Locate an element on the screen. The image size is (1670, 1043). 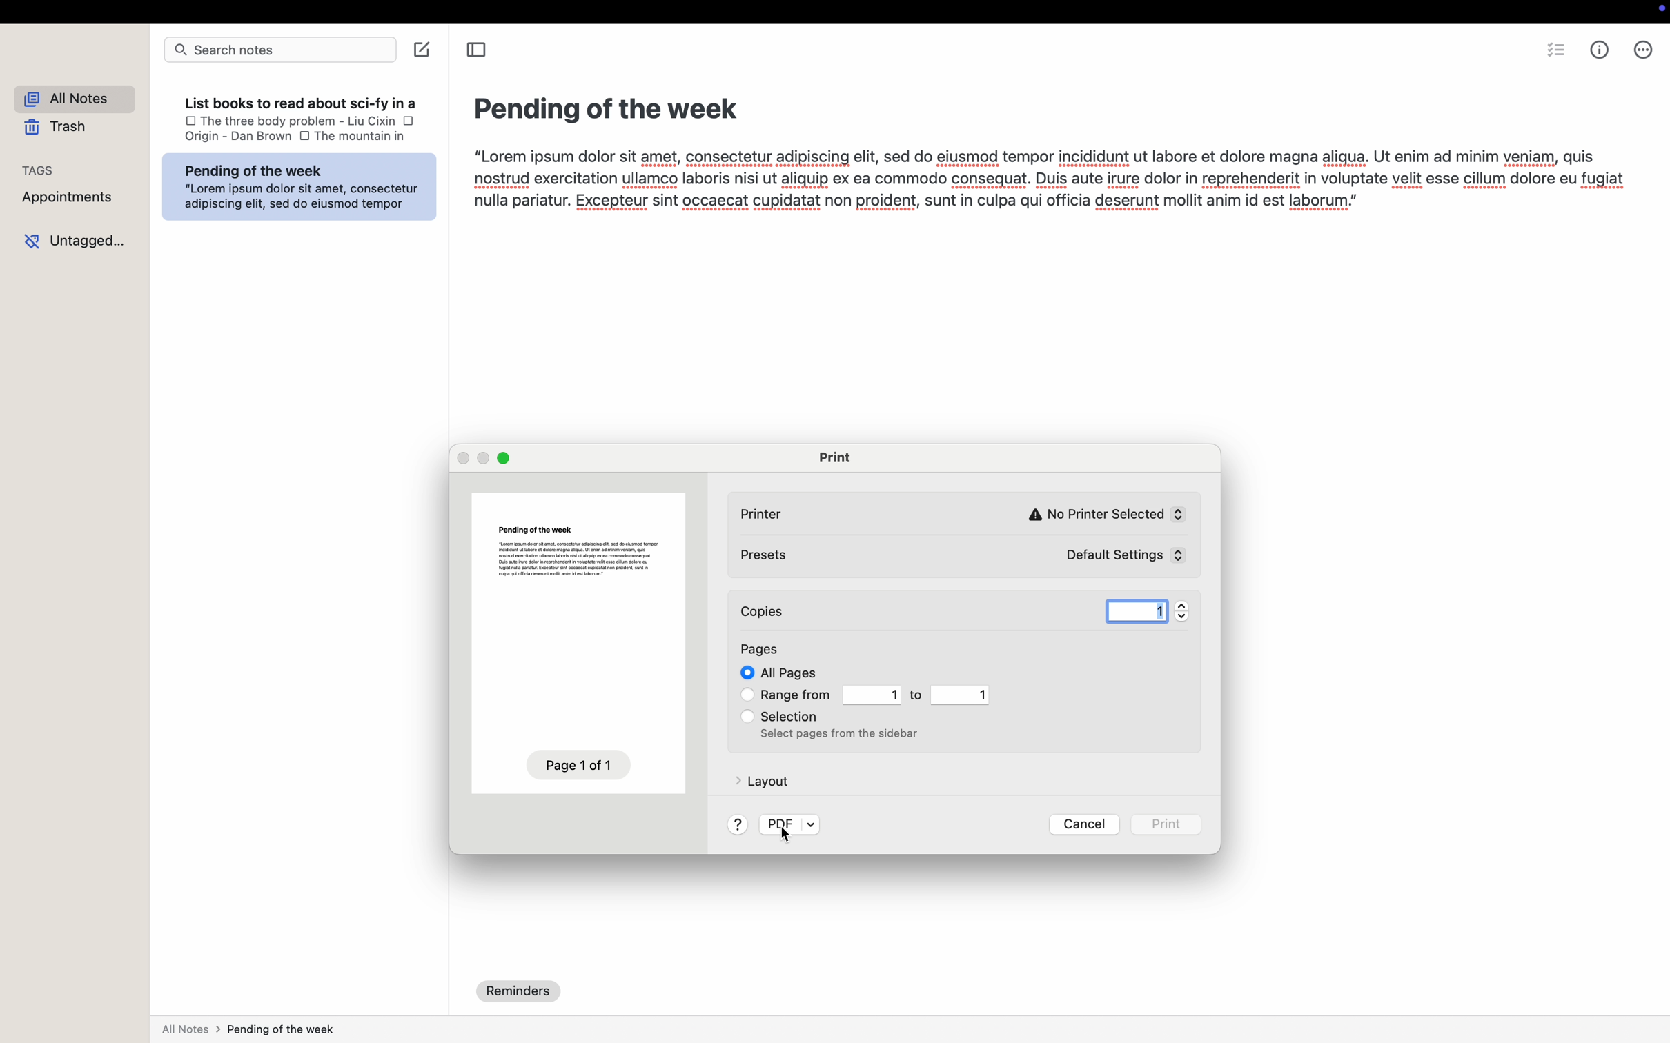
Pending of the week

Lorem pam dso ok amt, conscience, ec do sd wrpor
Incr tlaor f Gs gn ka. Ut eo i vera, ae
osu ckaton ano abort hl xo ono const.
2d re dr prhende Ive vl a cha dors 60
kt lpr. xc a acest upton rE,
ko qu fc dest ot annie bon” is located at coordinates (573, 549).